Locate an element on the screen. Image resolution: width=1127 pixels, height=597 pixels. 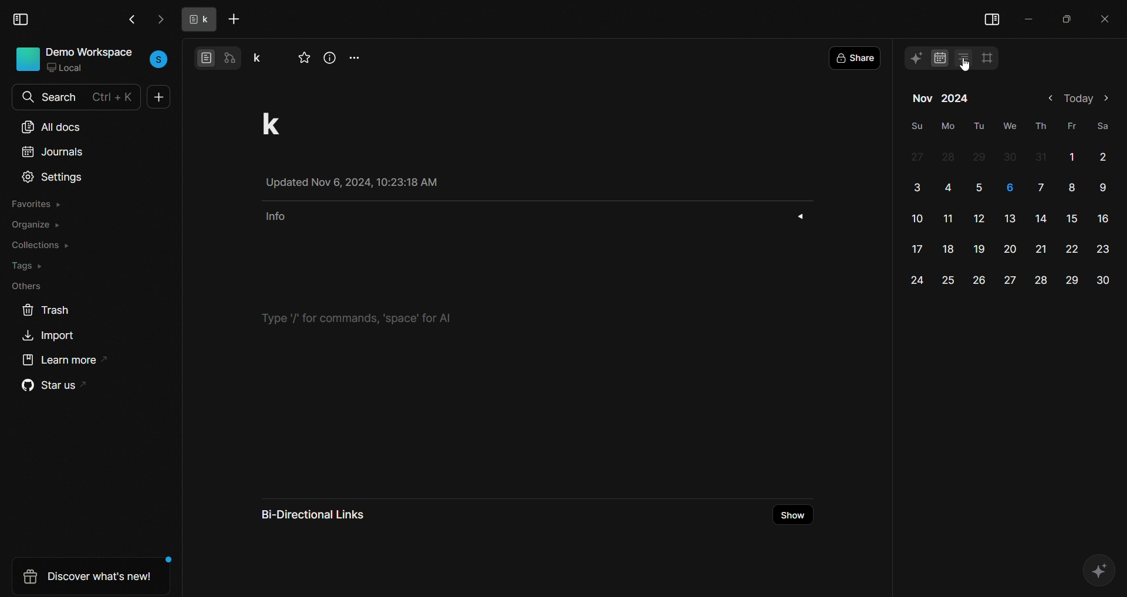
cursor is located at coordinates (967, 67).